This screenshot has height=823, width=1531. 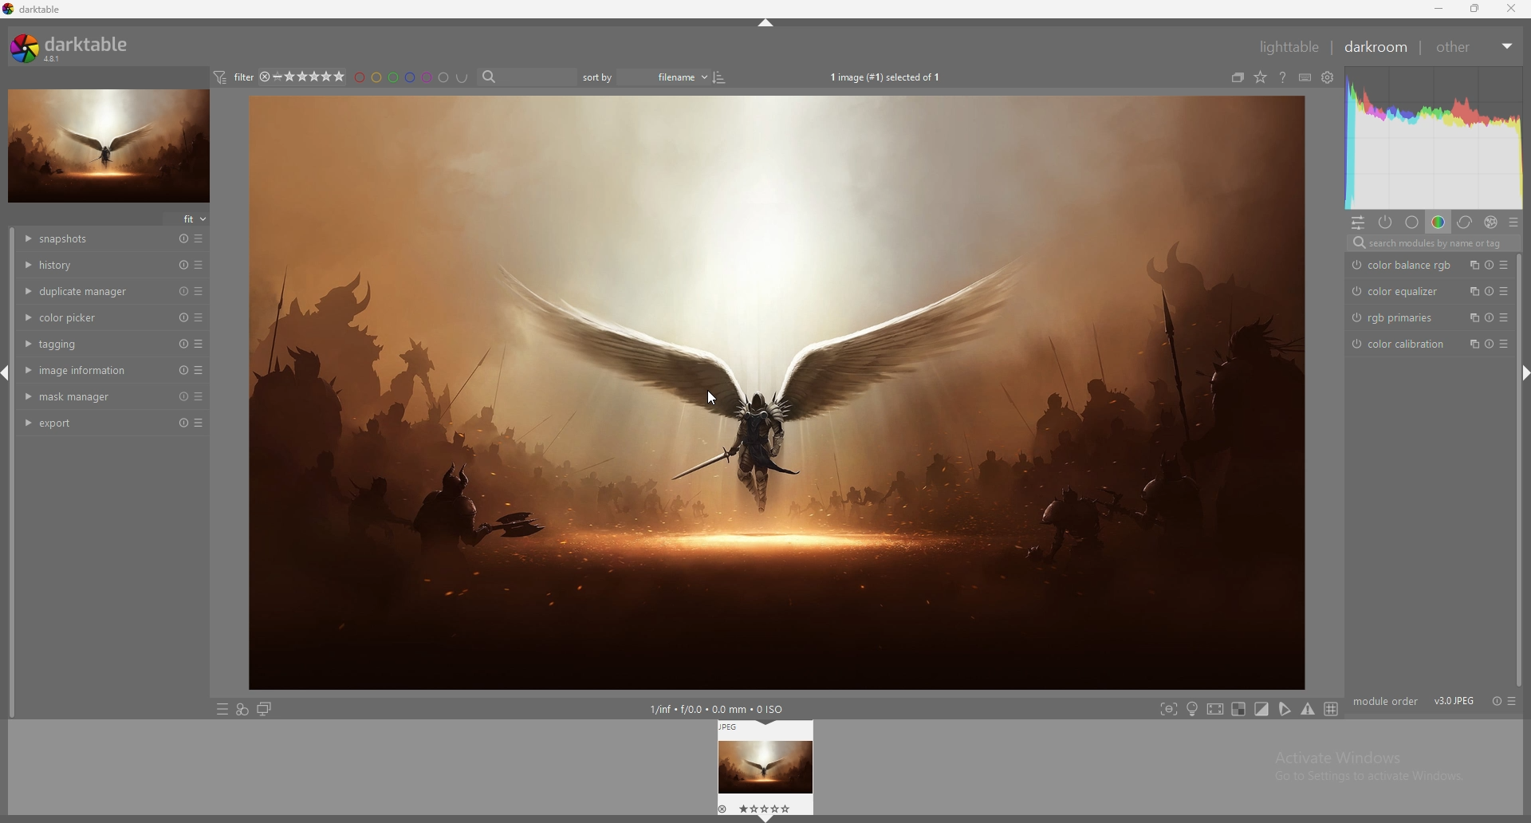 What do you see at coordinates (1377, 46) in the screenshot?
I see `darkroom` at bounding box center [1377, 46].